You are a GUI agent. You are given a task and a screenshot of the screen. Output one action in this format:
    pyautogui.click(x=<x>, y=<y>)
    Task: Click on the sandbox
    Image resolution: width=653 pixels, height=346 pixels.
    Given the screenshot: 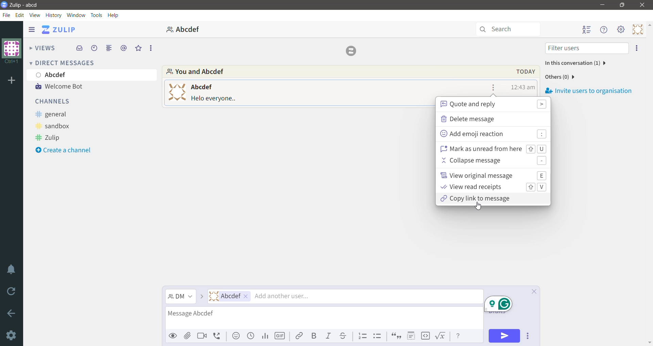 What is the action you would take?
    pyautogui.click(x=57, y=126)
    